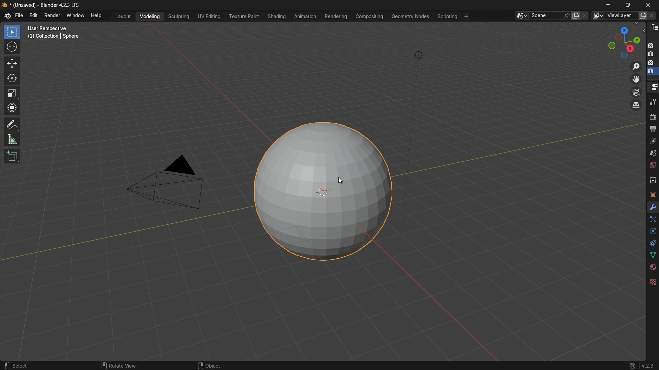 Image resolution: width=659 pixels, height=370 pixels. Describe the element at coordinates (620, 43) in the screenshot. I see `rotate or preset viewpoint` at that location.